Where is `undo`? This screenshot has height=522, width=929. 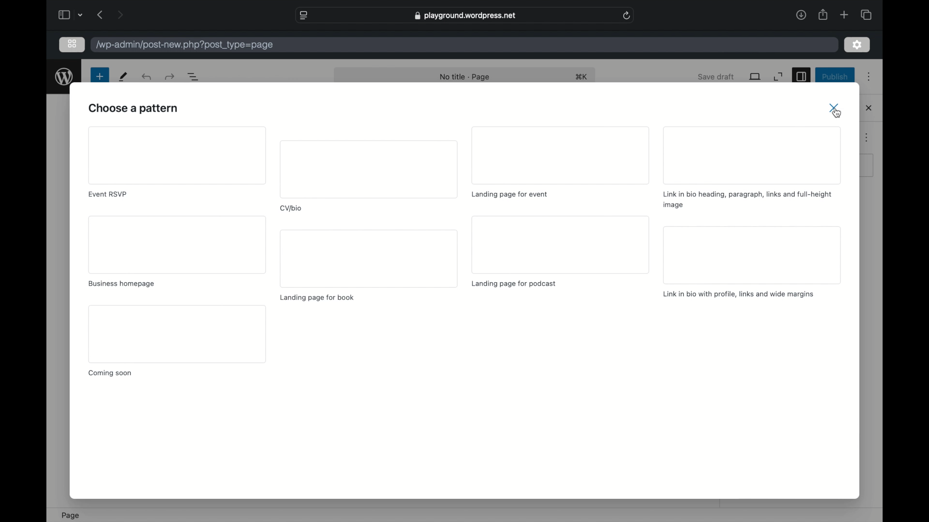 undo is located at coordinates (169, 77).